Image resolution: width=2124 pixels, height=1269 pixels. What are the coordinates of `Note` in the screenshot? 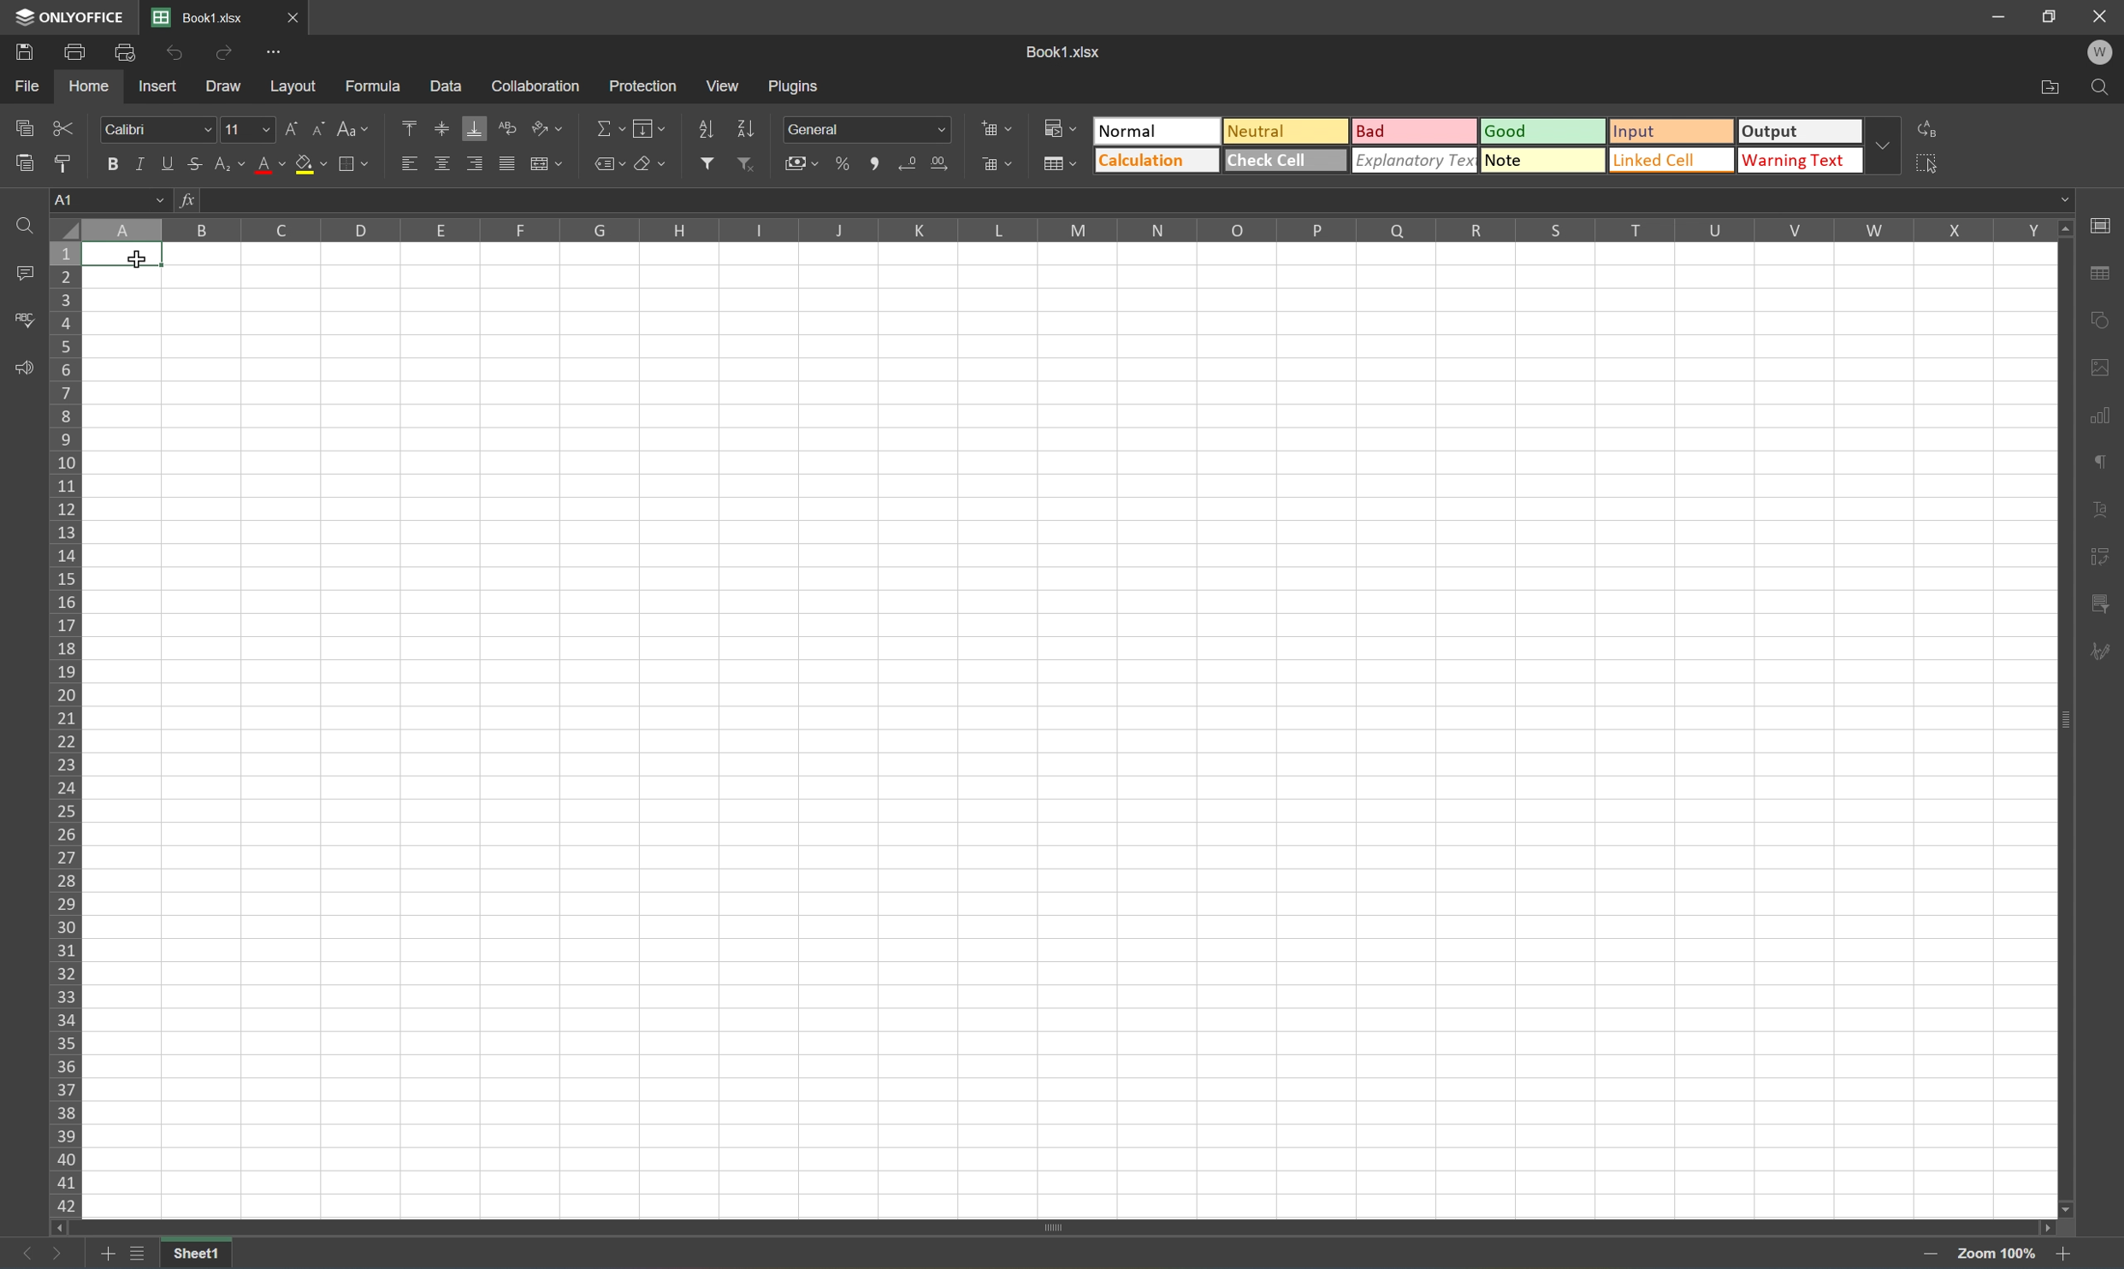 It's located at (1541, 160).